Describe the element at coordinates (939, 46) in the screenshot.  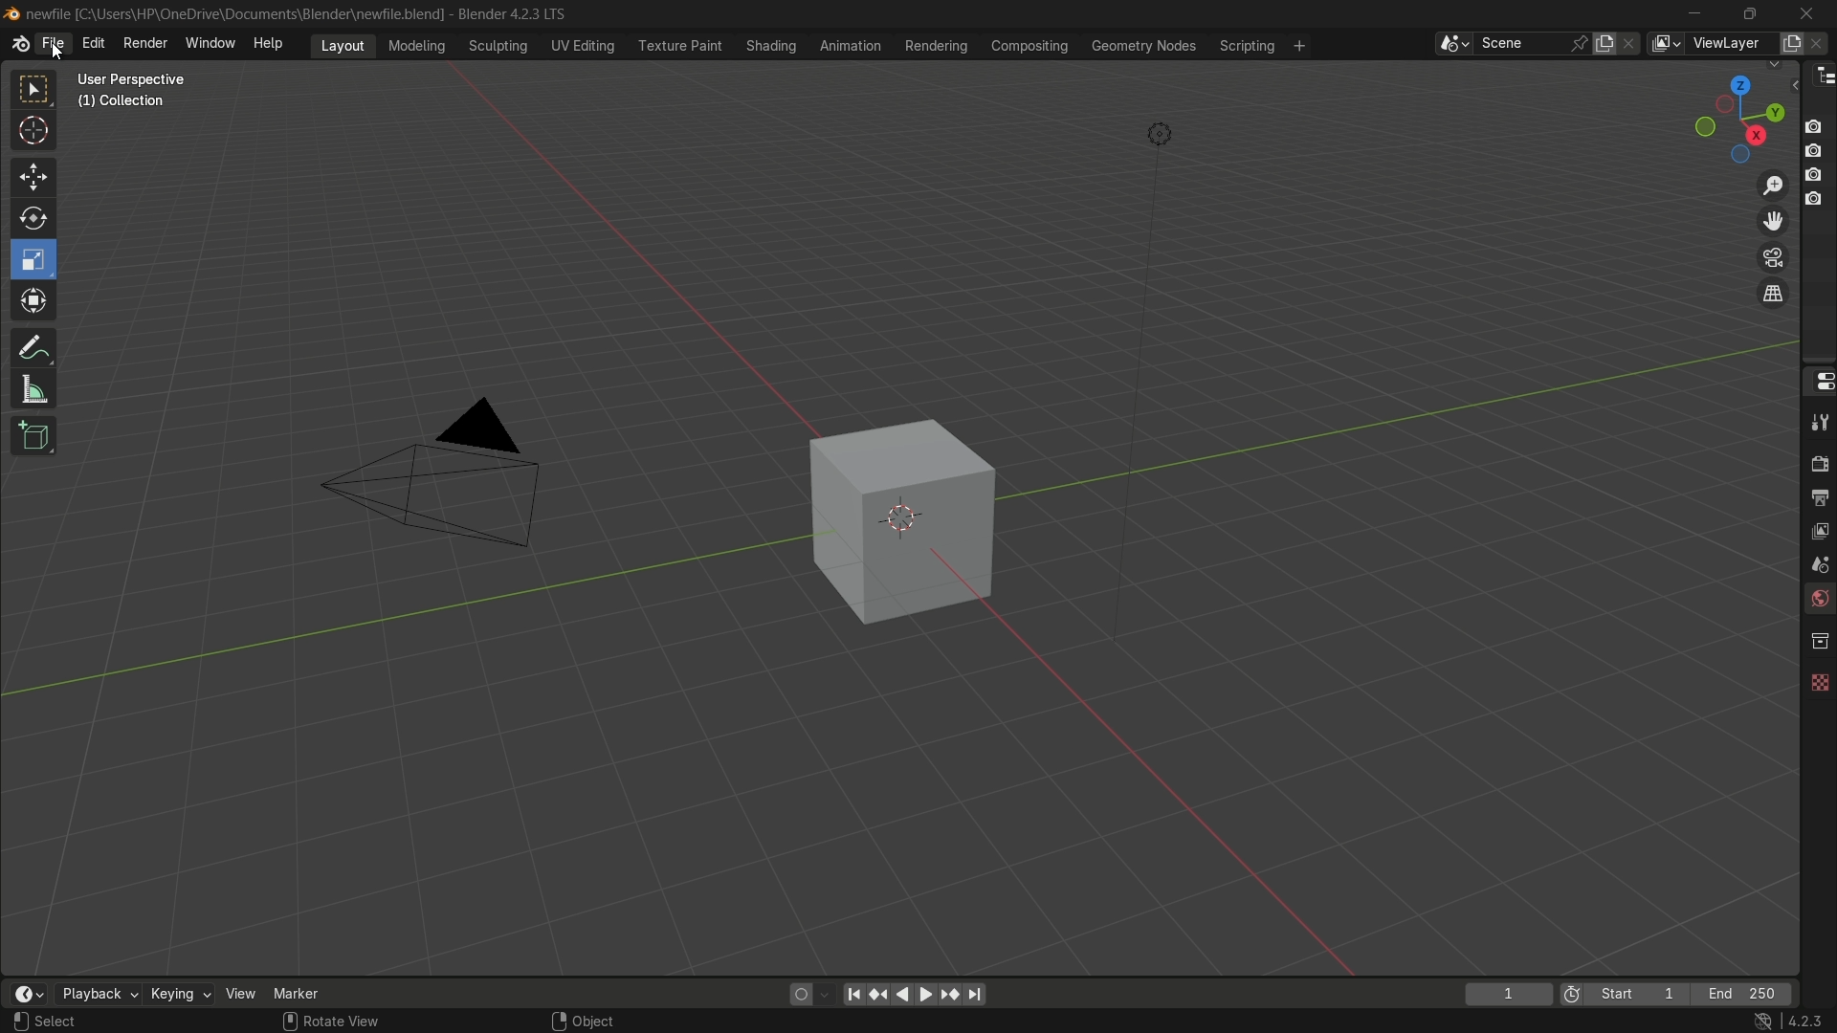
I see `rendering menu` at that location.